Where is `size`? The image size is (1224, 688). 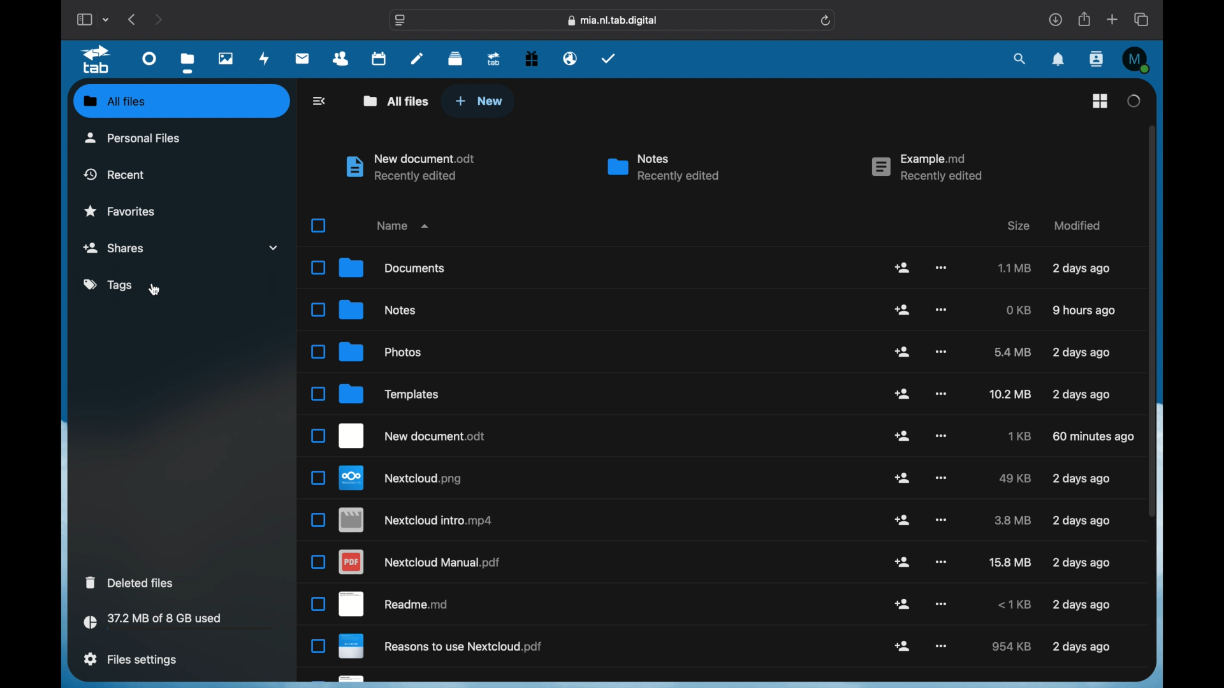
size is located at coordinates (1014, 605).